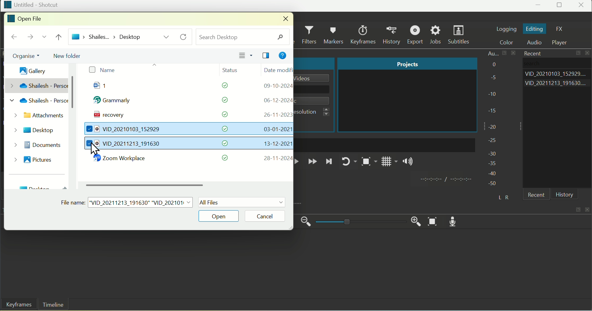  I want to click on shailesh personal, so click(37, 102).